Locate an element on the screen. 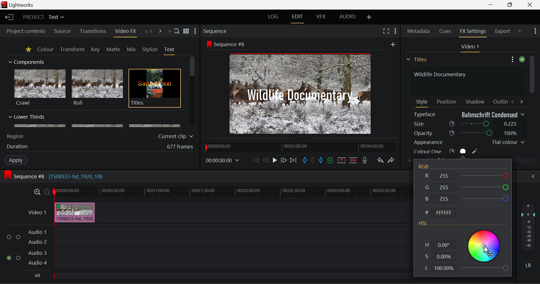  677 frames is located at coordinates (180, 147).